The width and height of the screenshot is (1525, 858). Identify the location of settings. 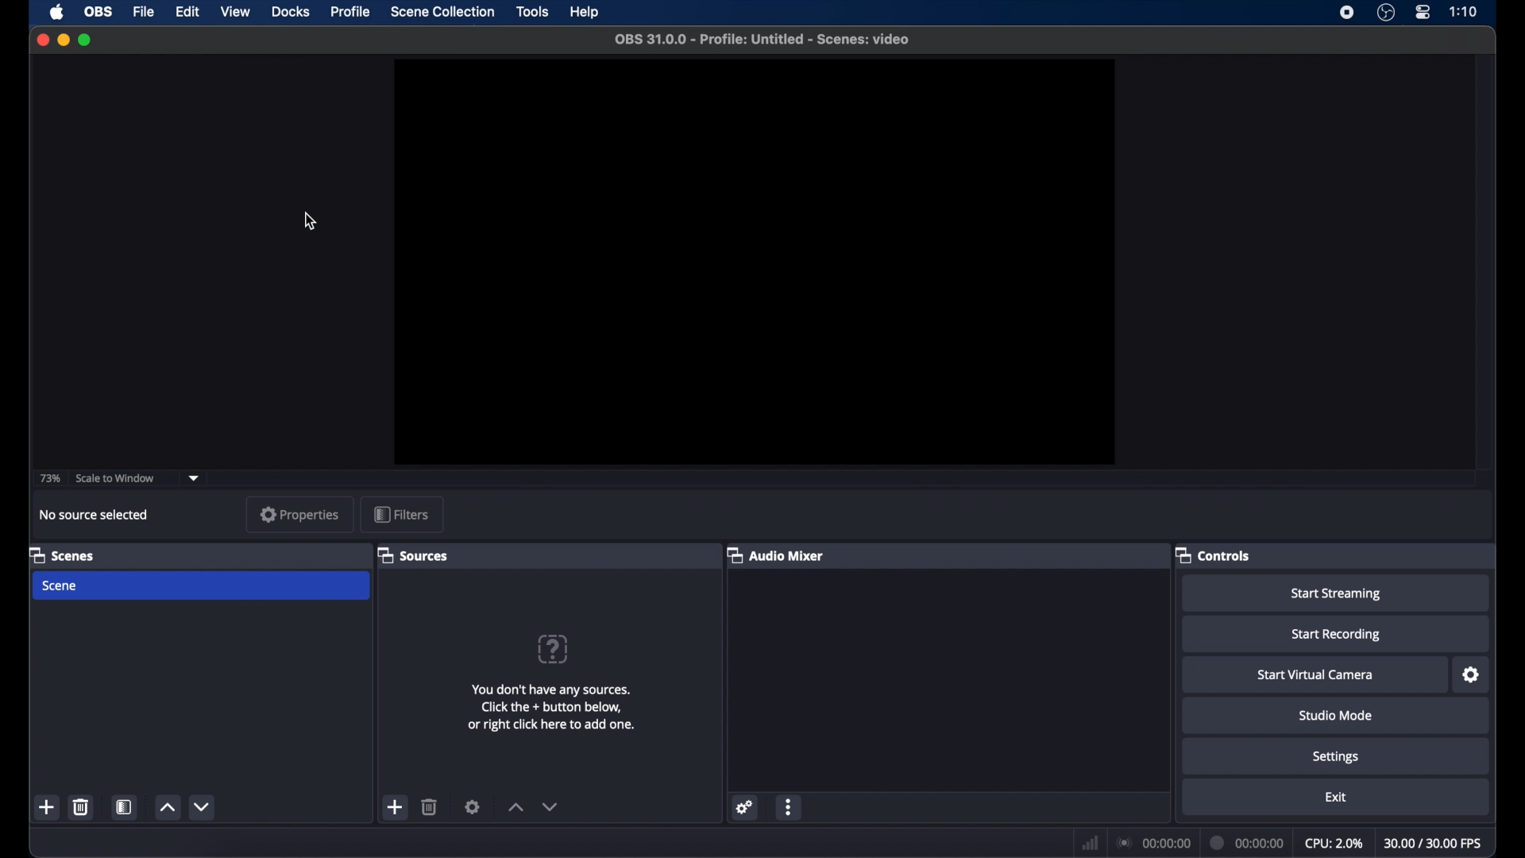
(744, 806).